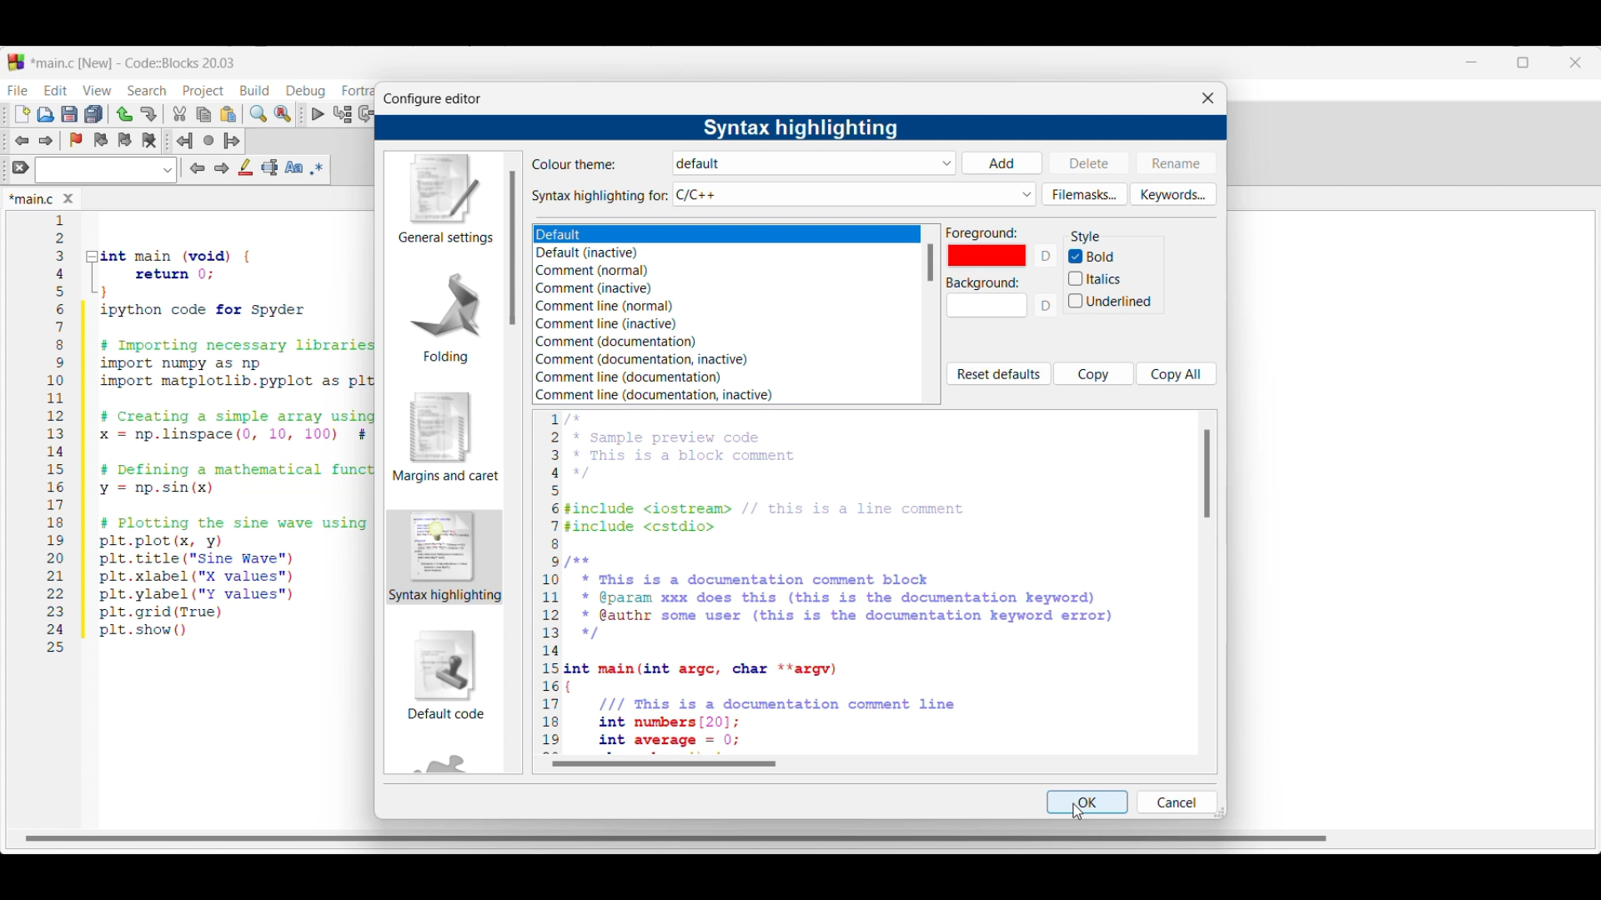  Describe the element at coordinates (221, 167) in the screenshot. I see `Next` at that location.